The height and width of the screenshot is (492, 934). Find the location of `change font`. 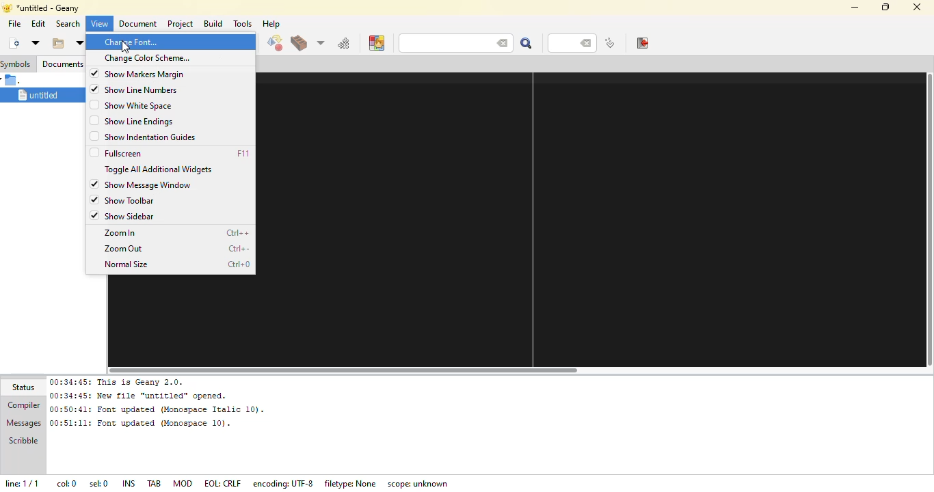

change font is located at coordinates (131, 42).